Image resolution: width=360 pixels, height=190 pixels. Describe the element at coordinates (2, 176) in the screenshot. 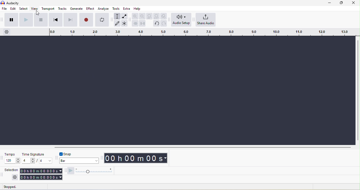

I see `selection toolbar` at that location.